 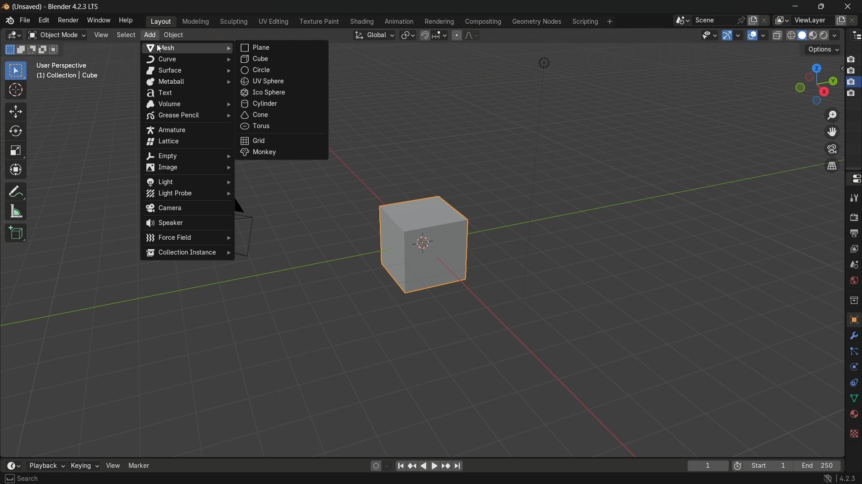 What do you see at coordinates (741, 20) in the screenshot?
I see `pin scene to workplace` at bounding box center [741, 20].